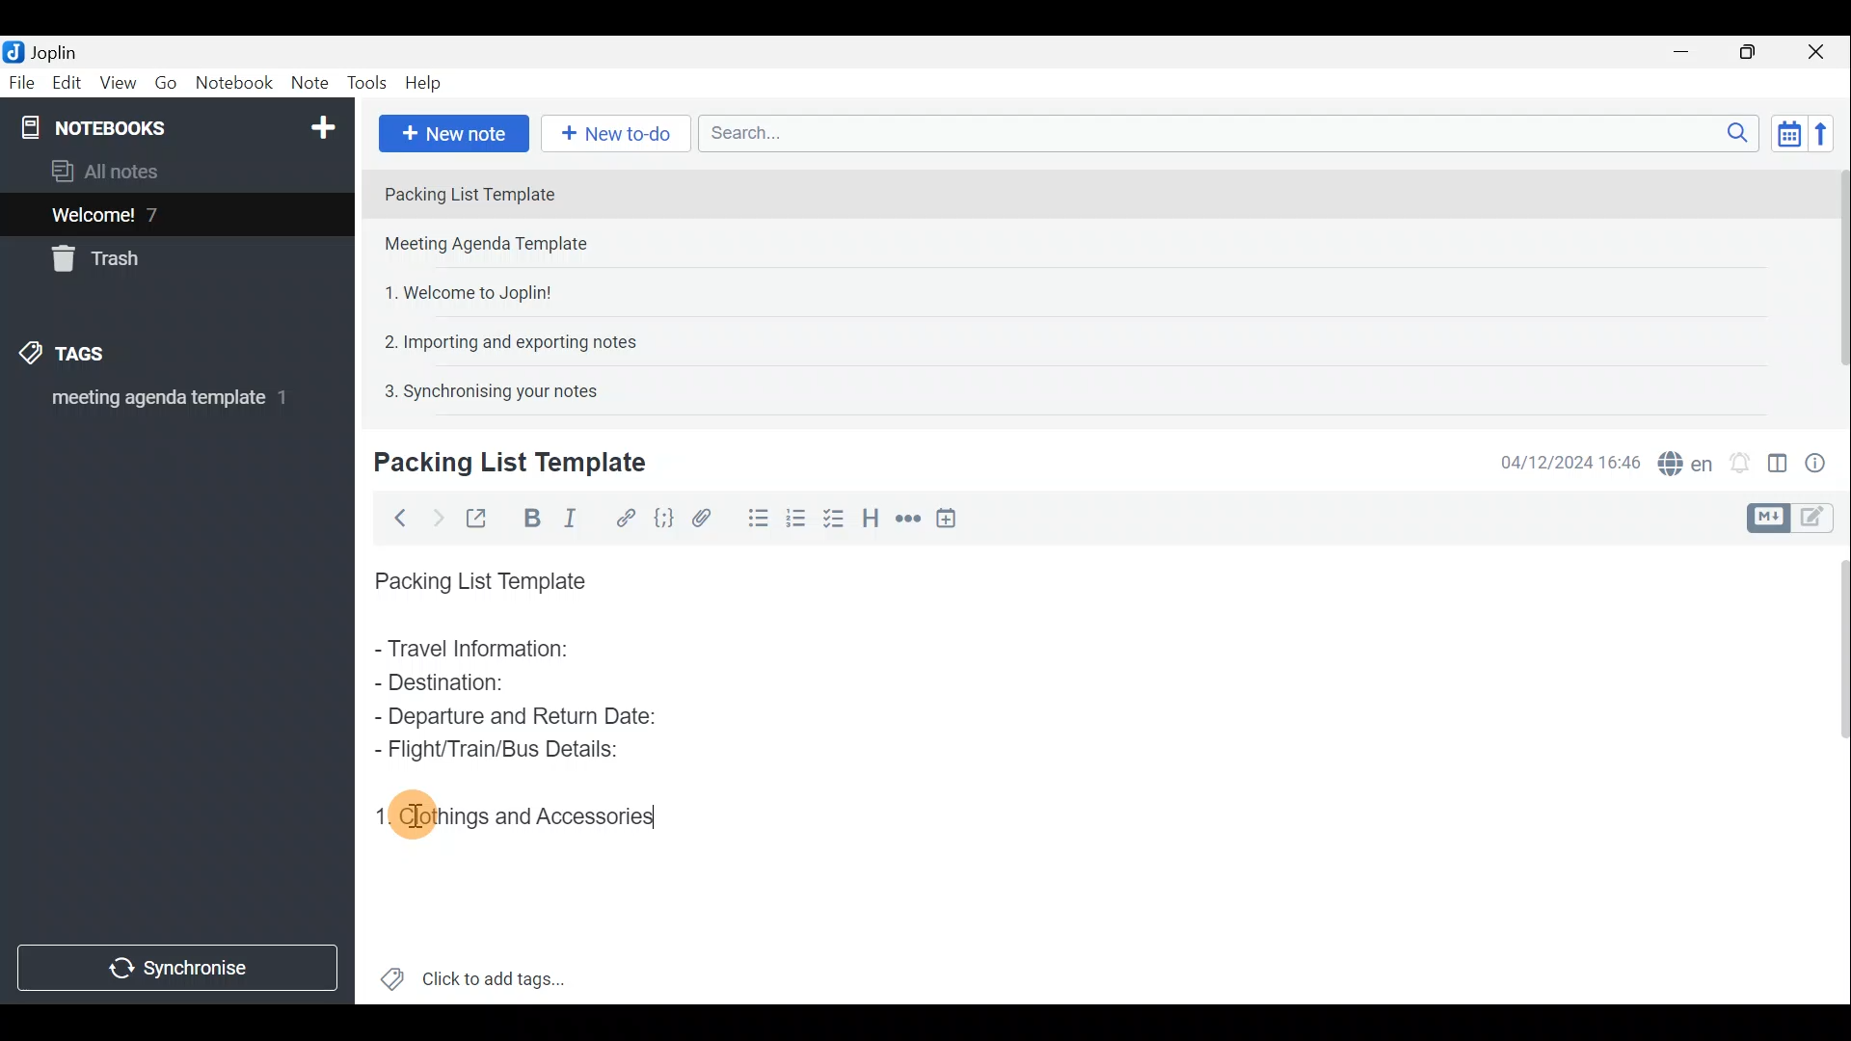  I want to click on Travel Information:, so click(489, 651).